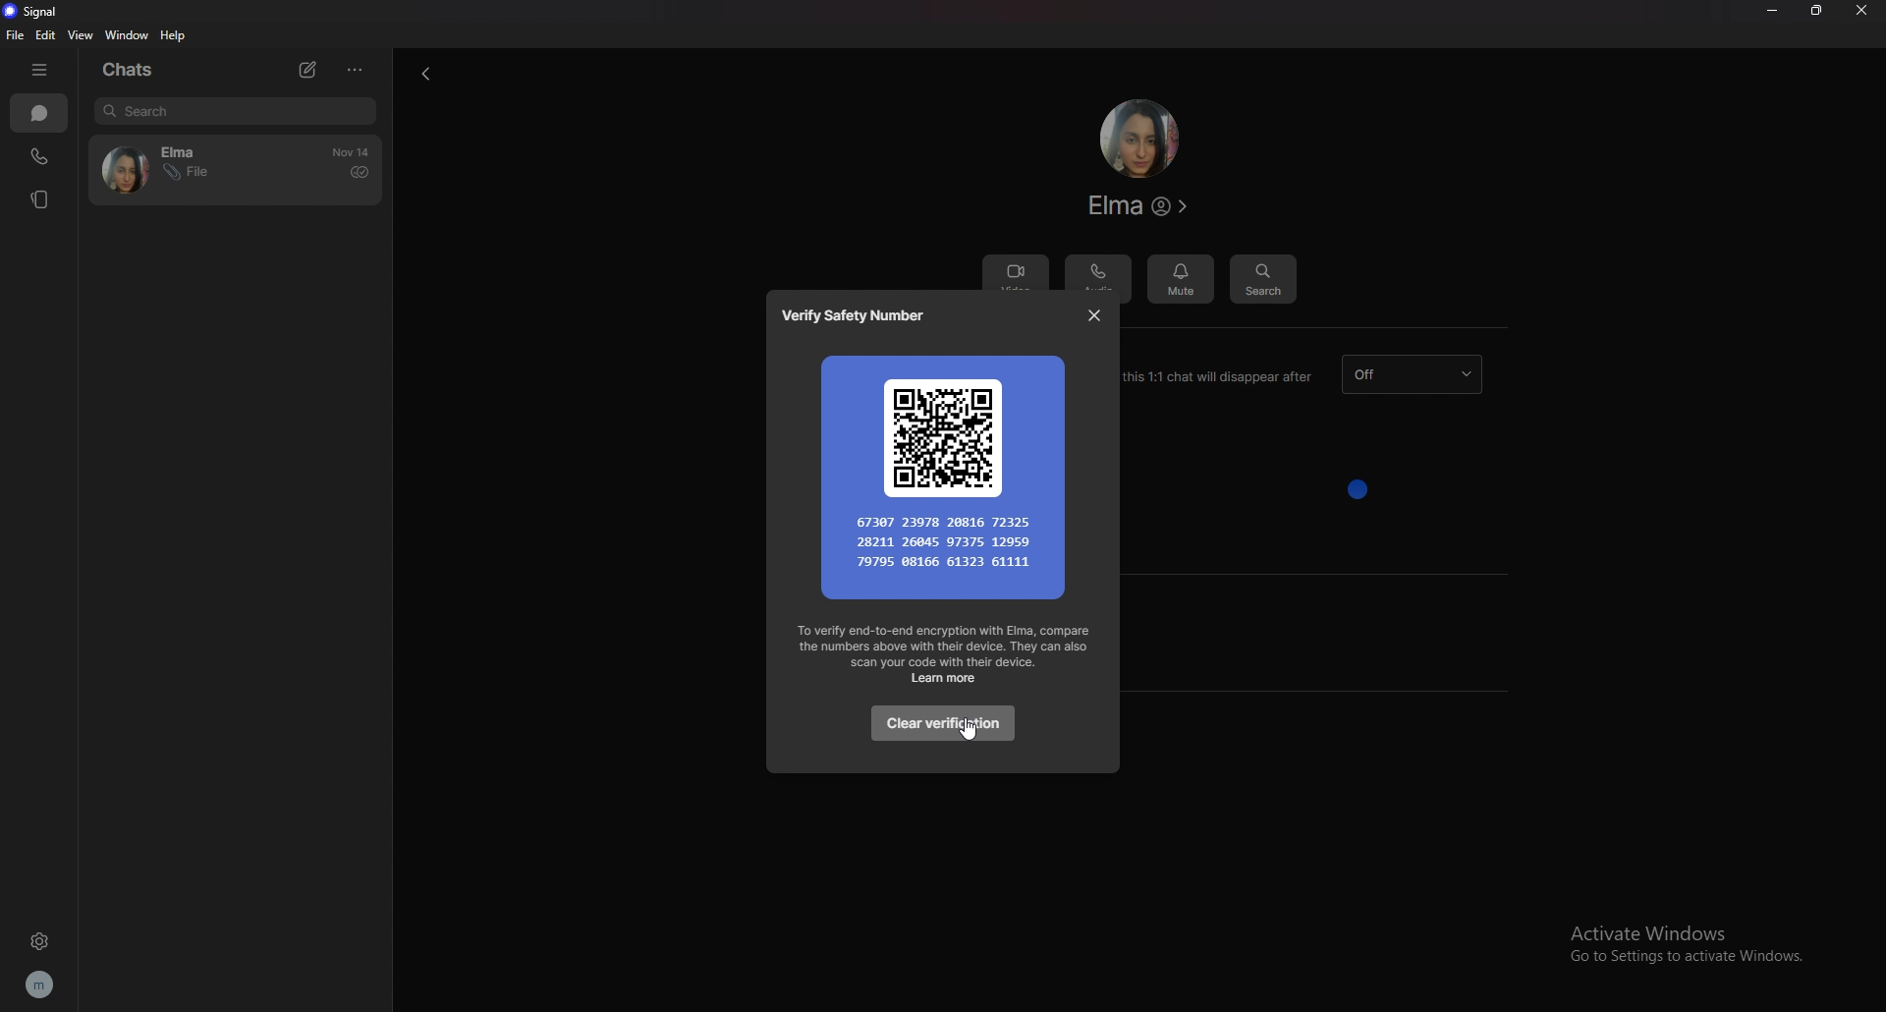 The height and width of the screenshot is (1012, 1886). Describe the element at coordinates (129, 34) in the screenshot. I see `window` at that location.